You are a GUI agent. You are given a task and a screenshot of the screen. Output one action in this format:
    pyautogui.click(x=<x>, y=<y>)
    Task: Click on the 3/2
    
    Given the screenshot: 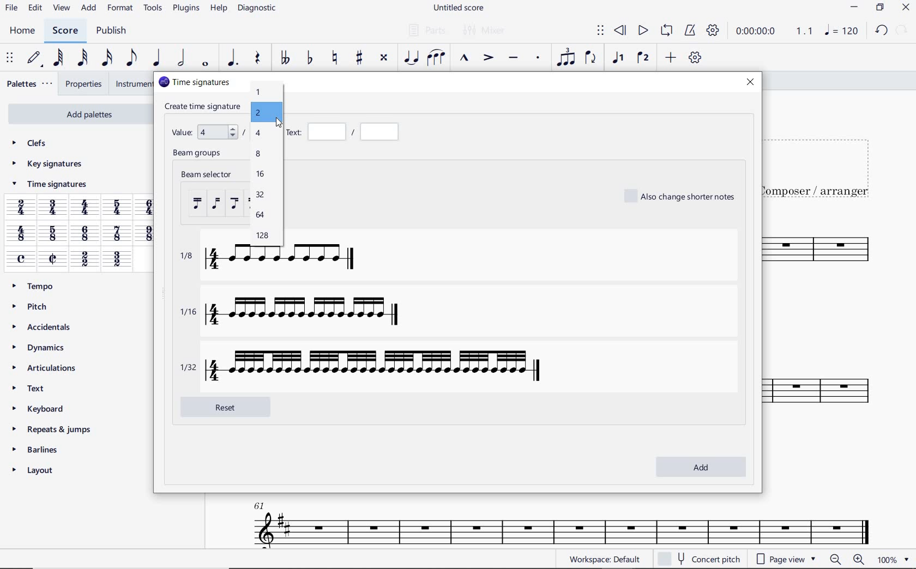 What is the action you would take?
    pyautogui.click(x=116, y=260)
    